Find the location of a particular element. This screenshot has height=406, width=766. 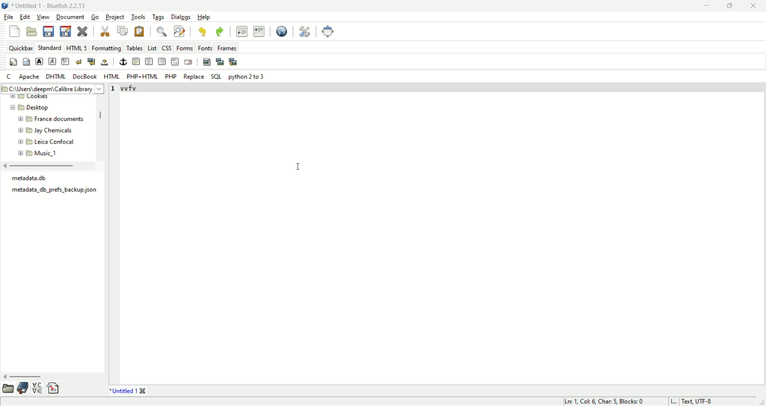

horizontal scroll bar is located at coordinates (25, 377).